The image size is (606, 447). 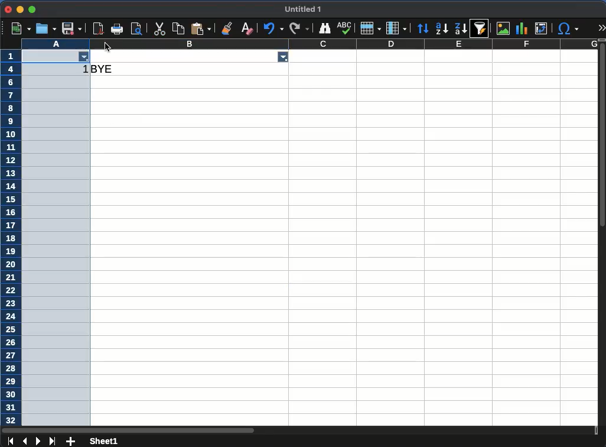 I want to click on maximize, so click(x=33, y=9).